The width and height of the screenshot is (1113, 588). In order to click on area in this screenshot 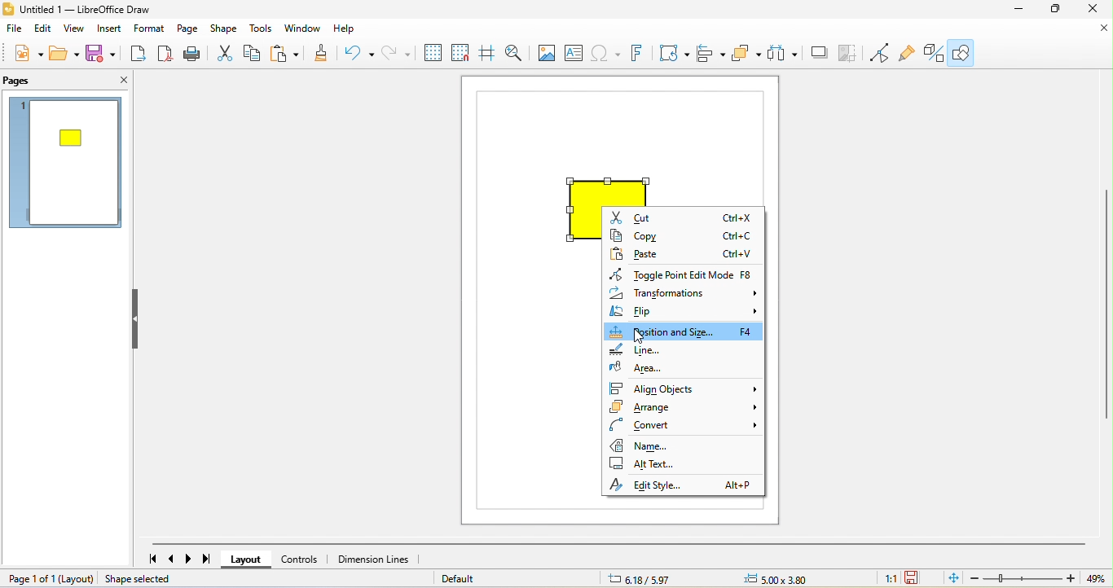, I will do `click(675, 370)`.